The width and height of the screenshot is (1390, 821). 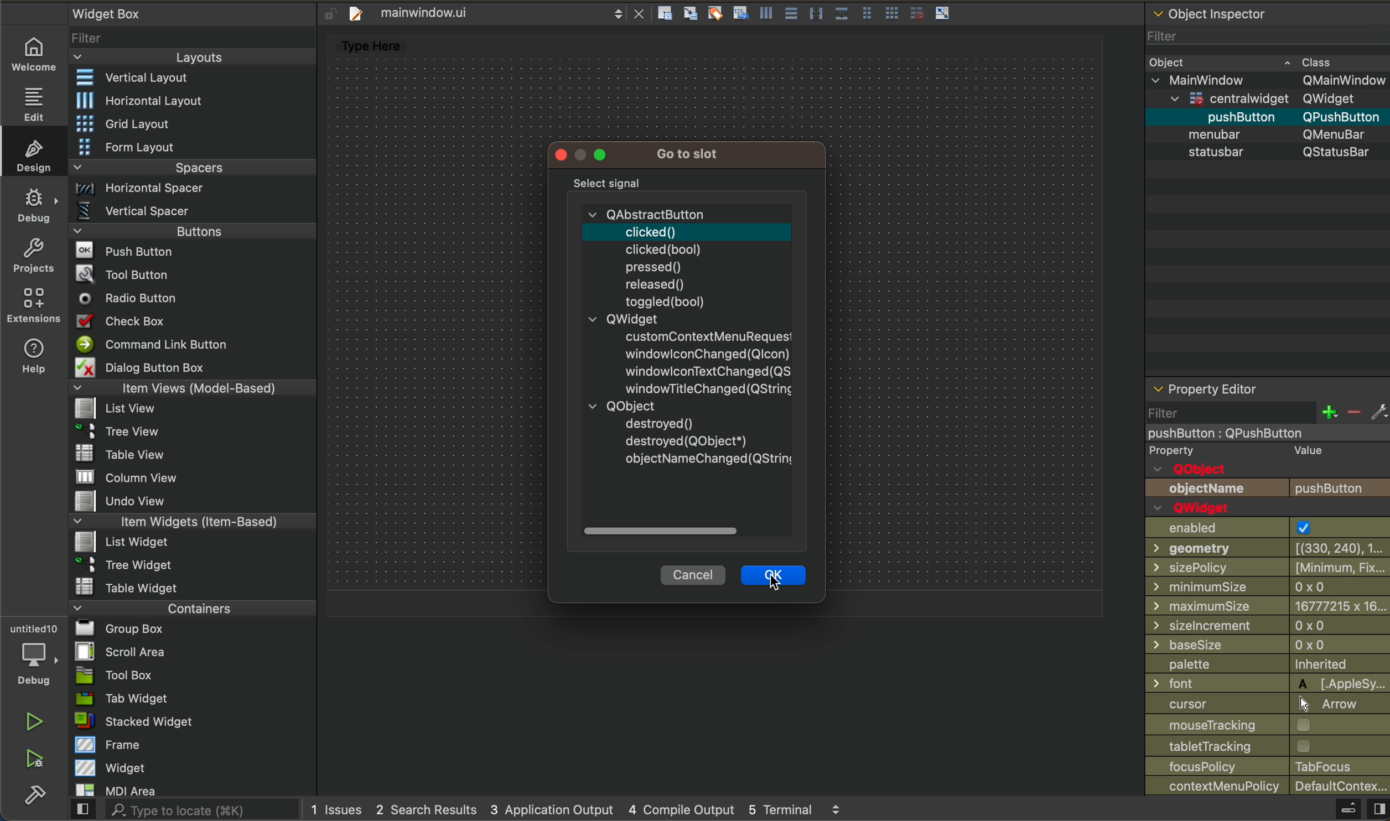 What do you see at coordinates (1239, 451) in the screenshot?
I see `Property Value` at bounding box center [1239, 451].